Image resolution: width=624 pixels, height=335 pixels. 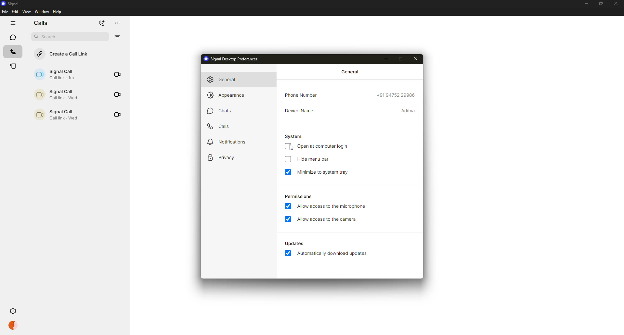 I want to click on signal desktop preferences, so click(x=233, y=59).